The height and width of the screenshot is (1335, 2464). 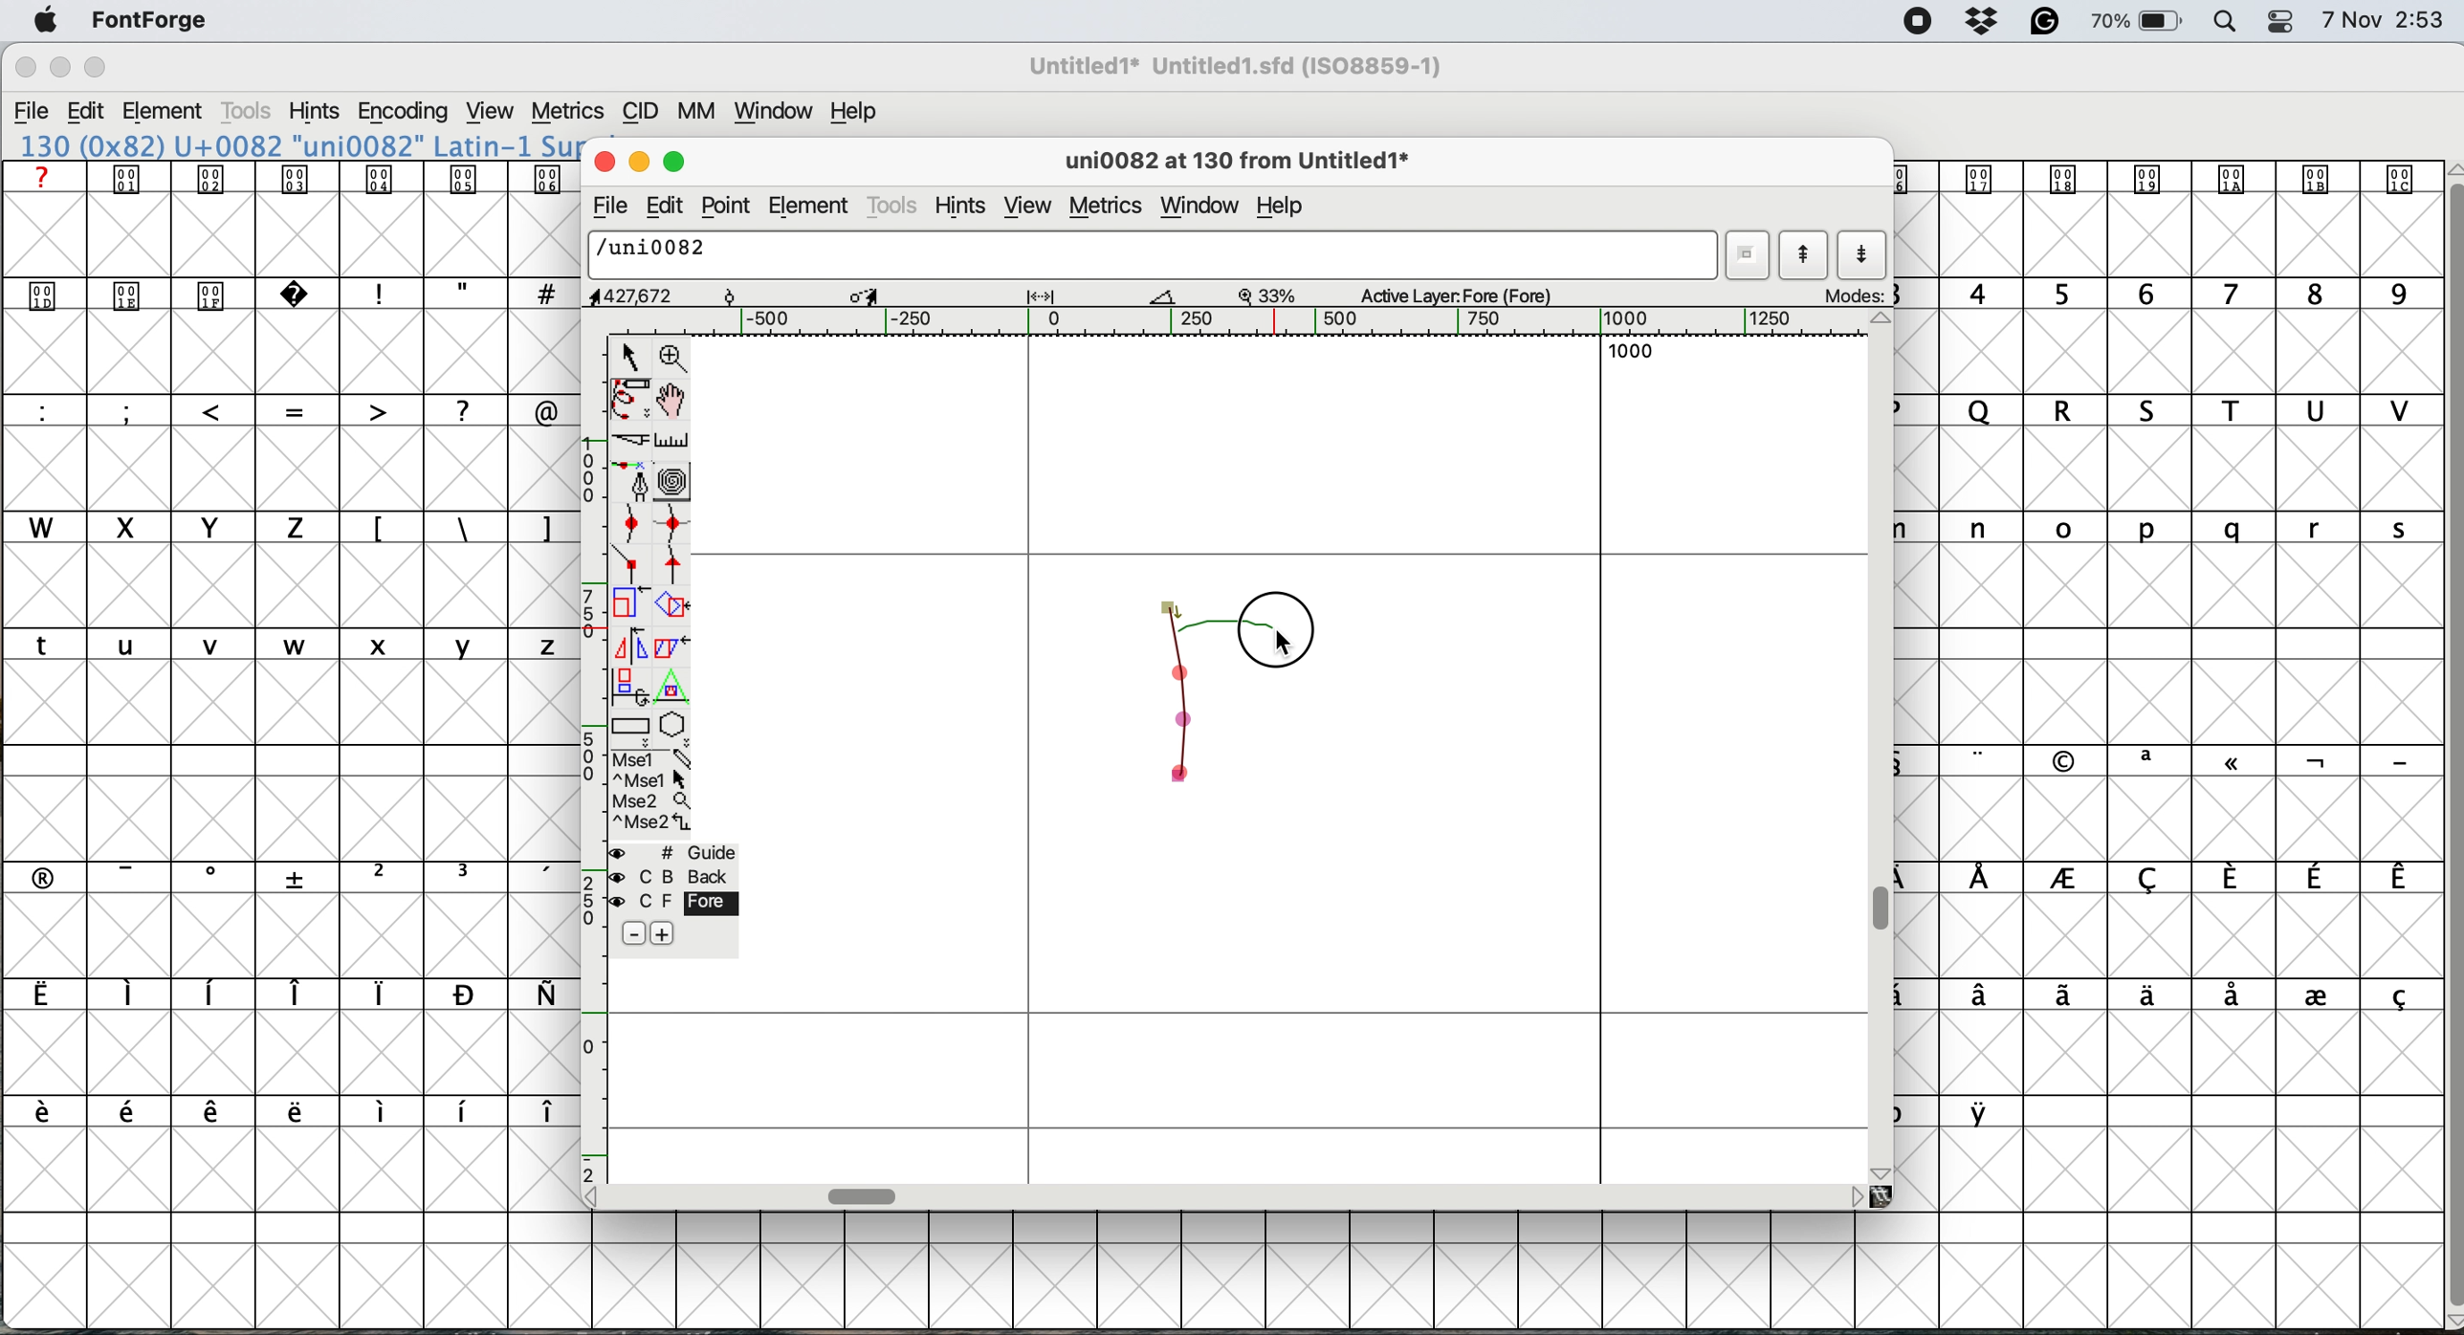 What do you see at coordinates (668, 646) in the screenshot?
I see `skew selection` at bounding box center [668, 646].